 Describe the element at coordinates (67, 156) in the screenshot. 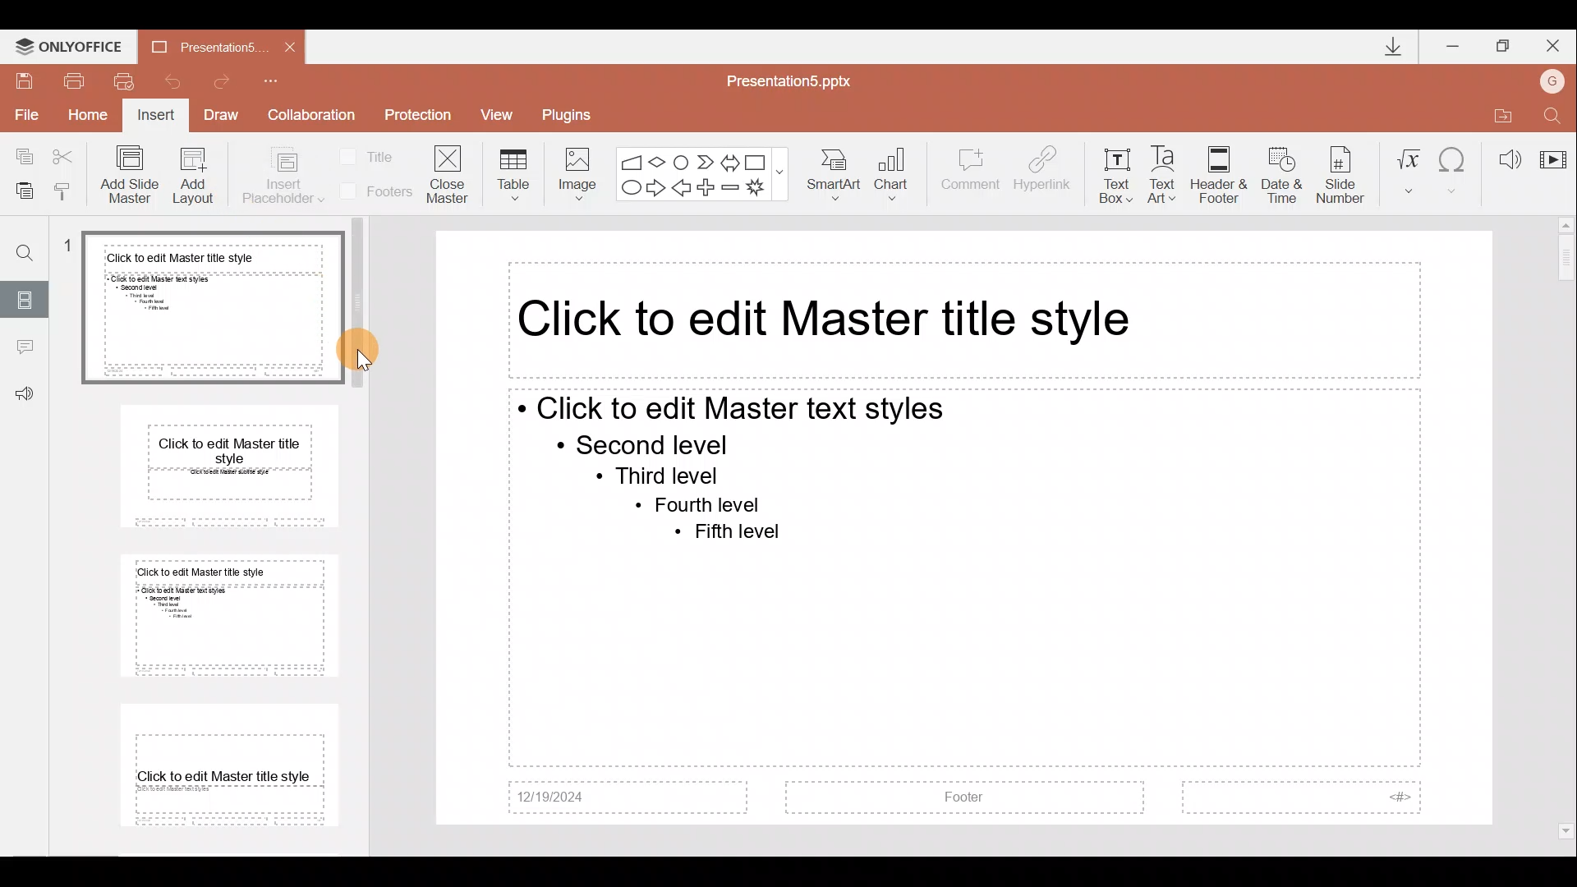

I see `Cut` at that location.